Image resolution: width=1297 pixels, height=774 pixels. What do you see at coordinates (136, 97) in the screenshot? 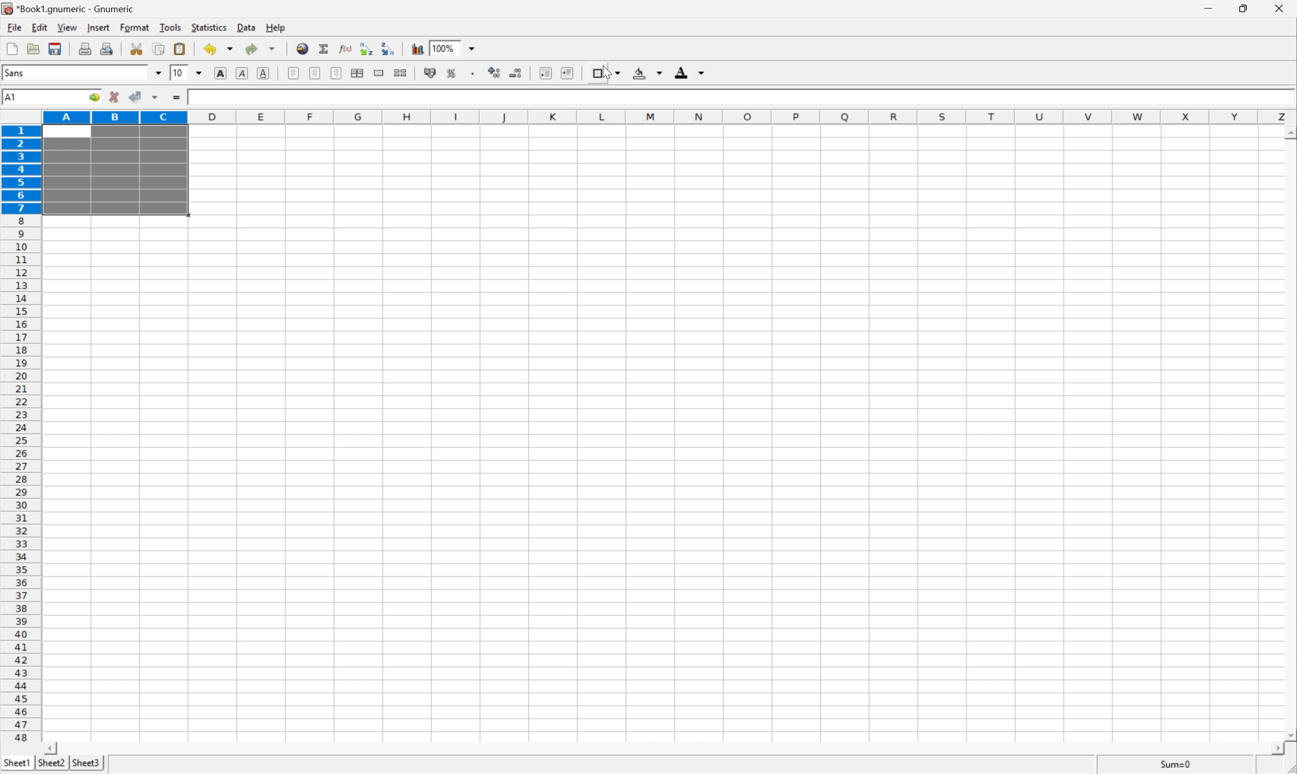
I see `accept change` at bounding box center [136, 97].